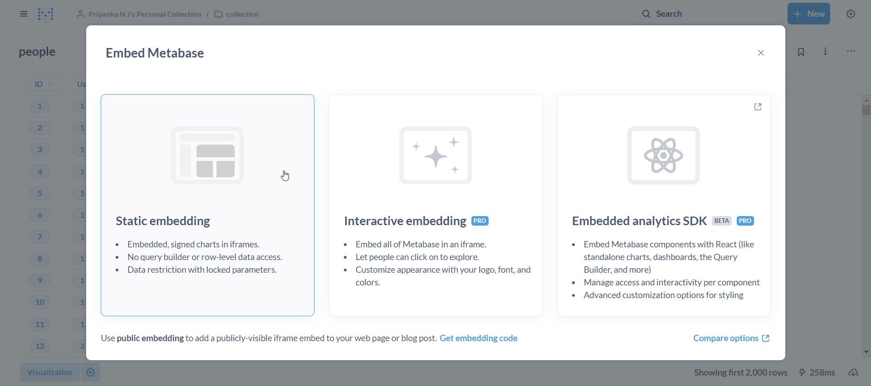 This screenshot has height=386, width=871. What do you see at coordinates (285, 174) in the screenshot?
I see `cursor` at bounding box center [285, 174].